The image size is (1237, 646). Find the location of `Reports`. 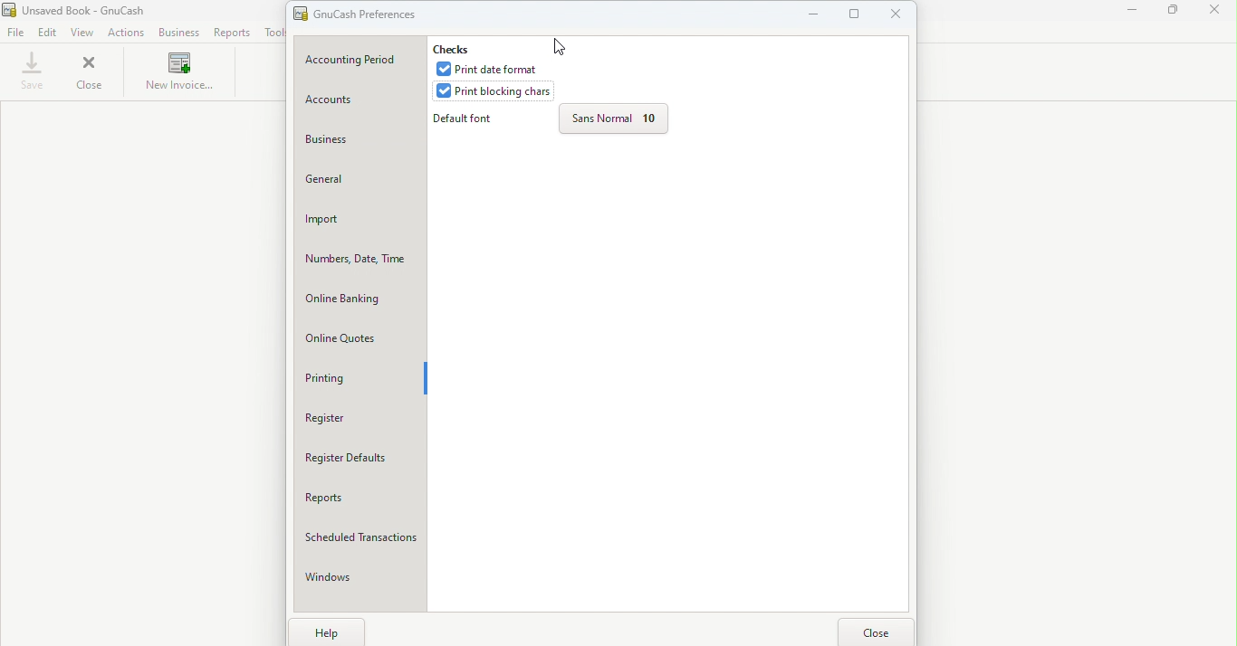

Reports is located at coordinates (362, 502).